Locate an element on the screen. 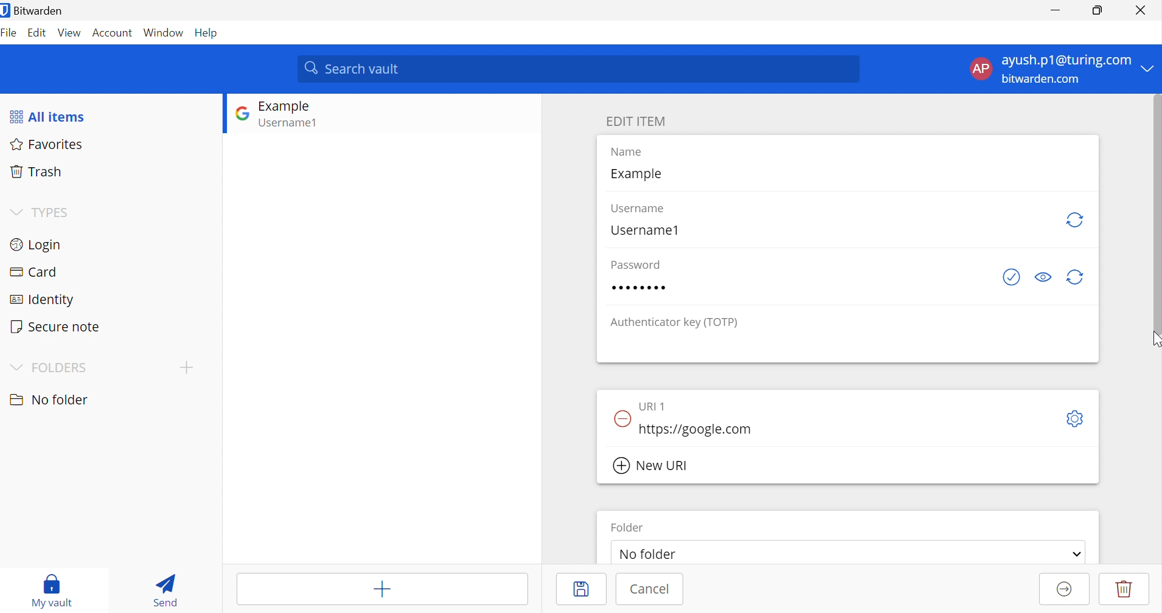  GOOGLE LOGIN ENTRY is located at coordinates (303, 116).